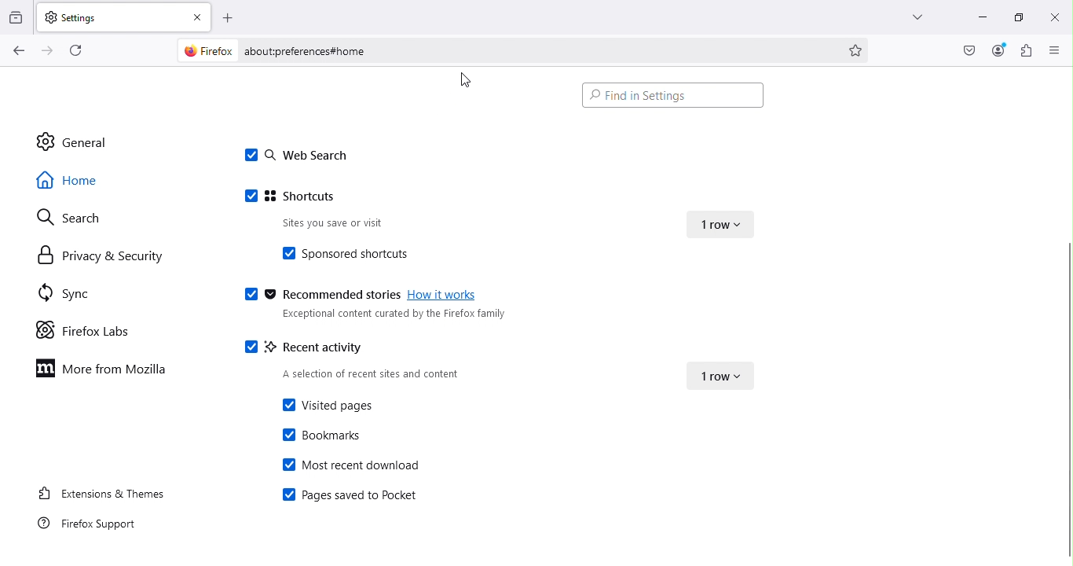 This screenshot has height=566, width=1073. Describe the element at coordinates (362, 252) in the screenshot. I see `Sponsored shortcuts` at that location.